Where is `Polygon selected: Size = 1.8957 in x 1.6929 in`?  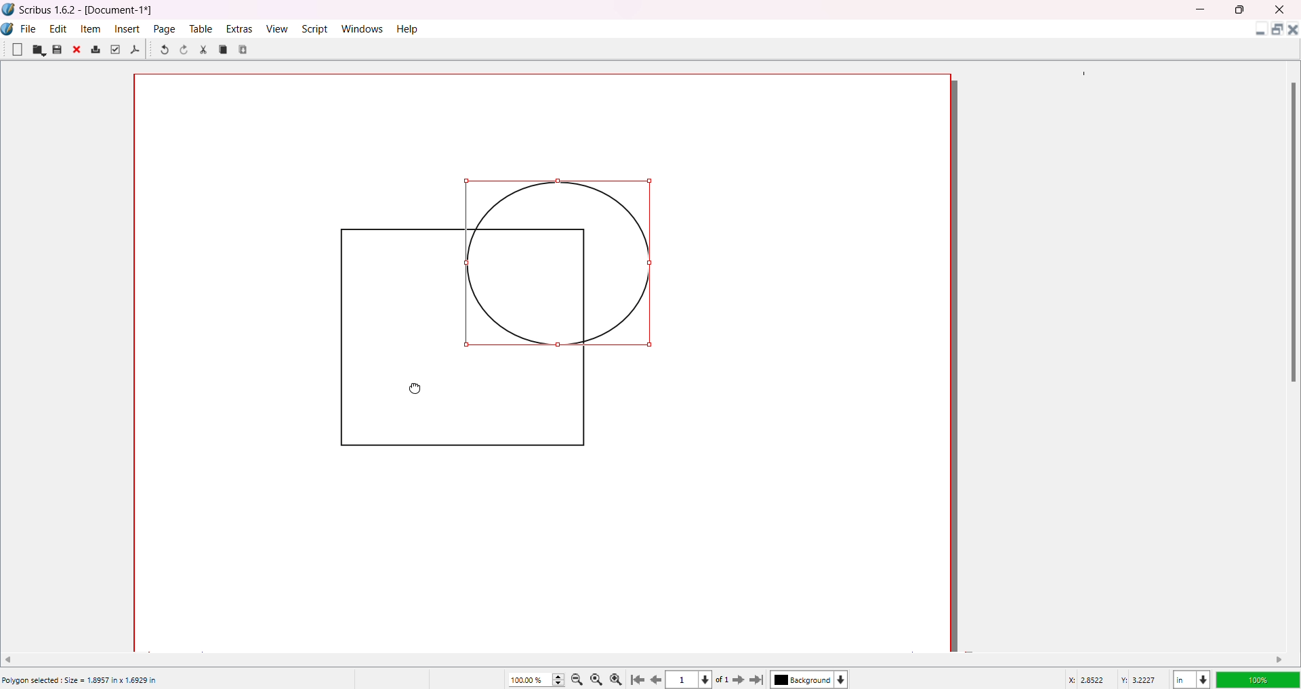
Polygon selected: Size = 1.8957 in x 1.6929 in is located at coordinates (81, 681).